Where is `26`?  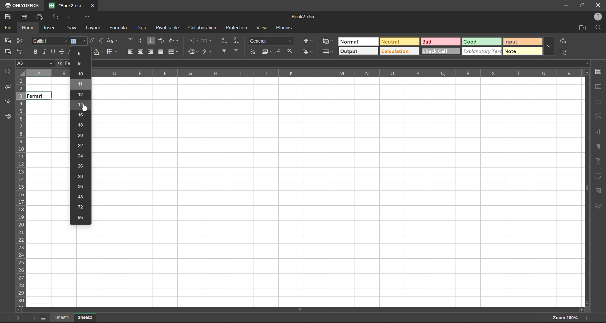 26 is located at coordinates (80, 166).